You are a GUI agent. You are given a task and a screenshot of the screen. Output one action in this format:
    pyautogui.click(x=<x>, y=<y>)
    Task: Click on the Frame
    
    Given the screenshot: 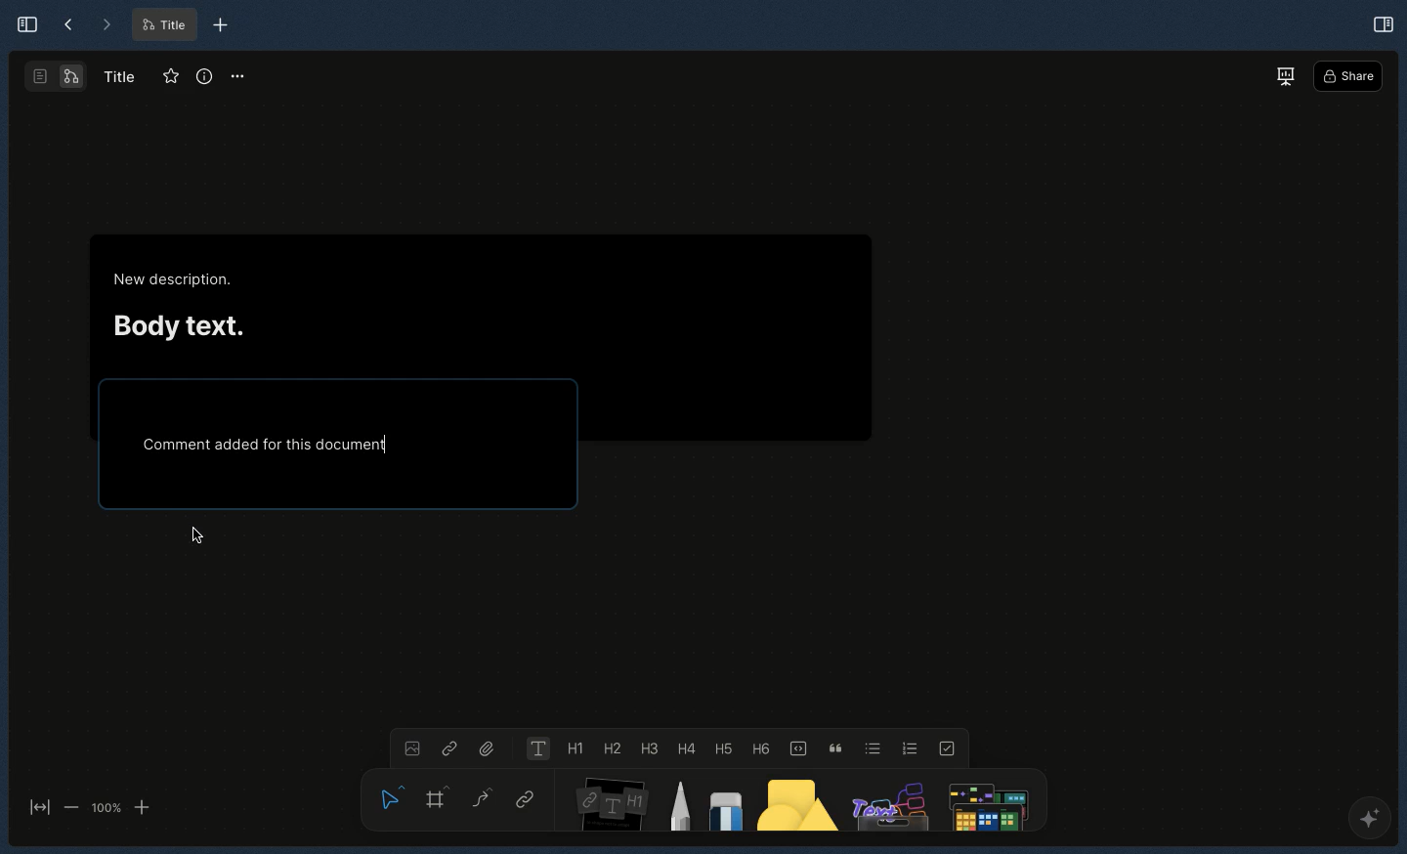 What is the action you would take?
    pyautogui.click(x=439, y=796)
    